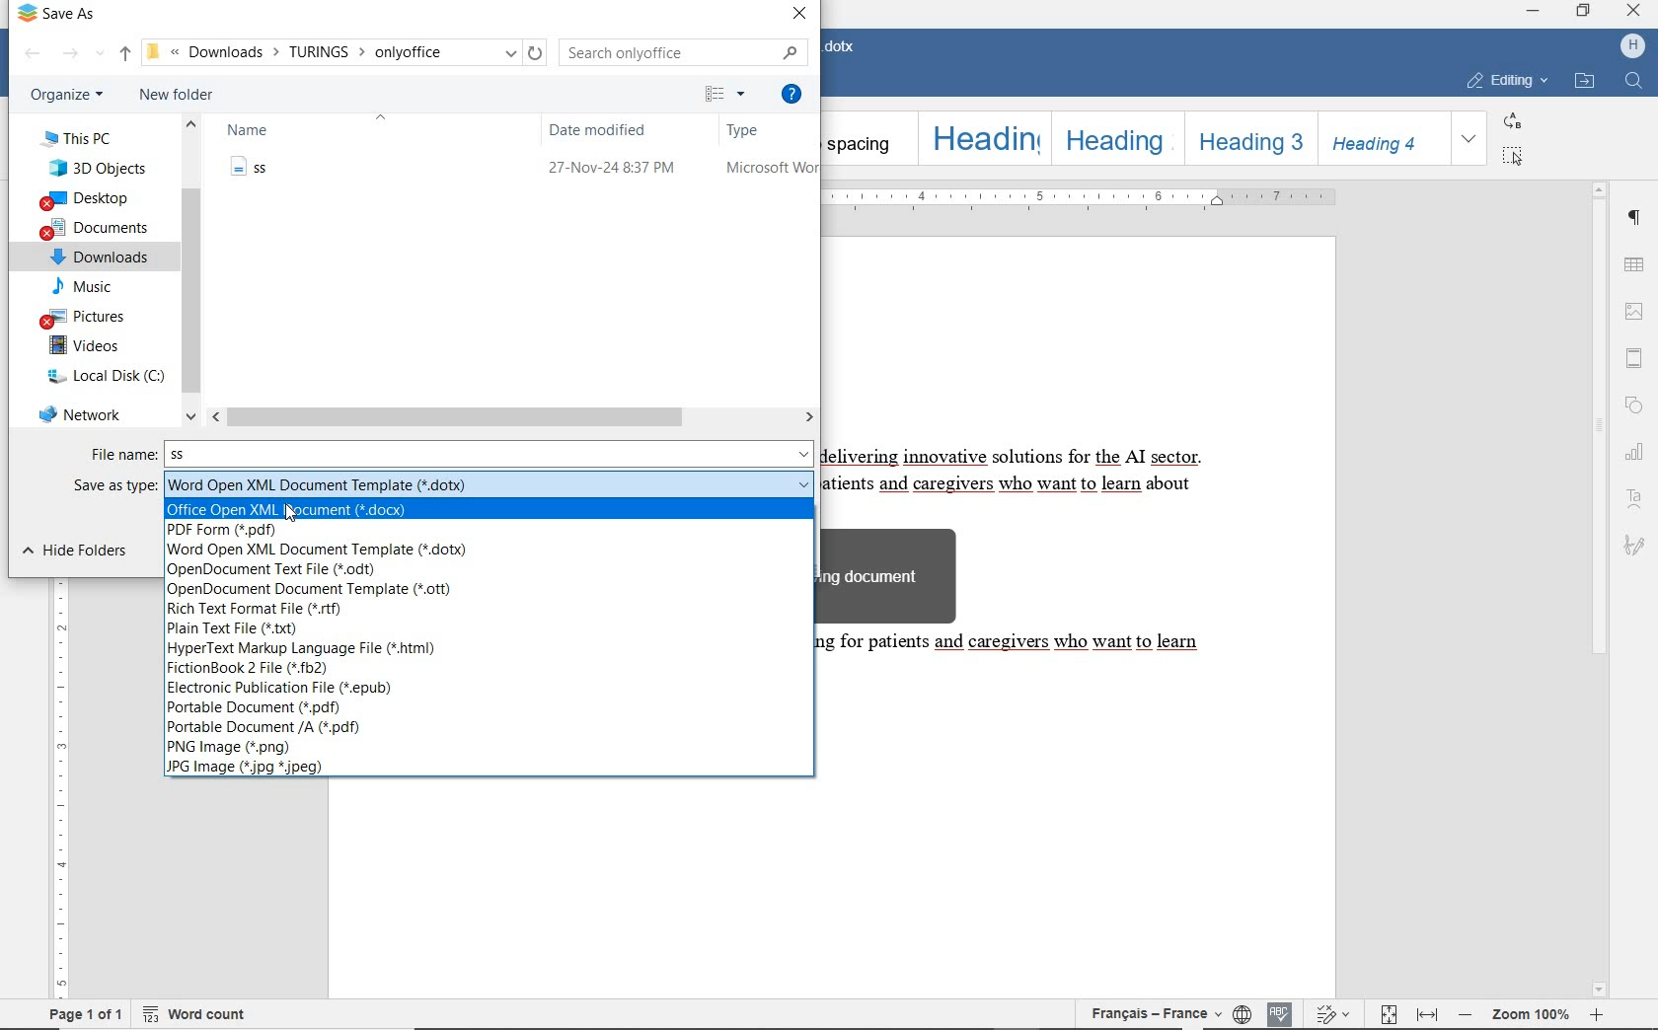 The image size is (1658, 1030). Describe the element at coordinates (728, 97) in the screenshot. I see `CHANGE YOUR VIEW` at that location.